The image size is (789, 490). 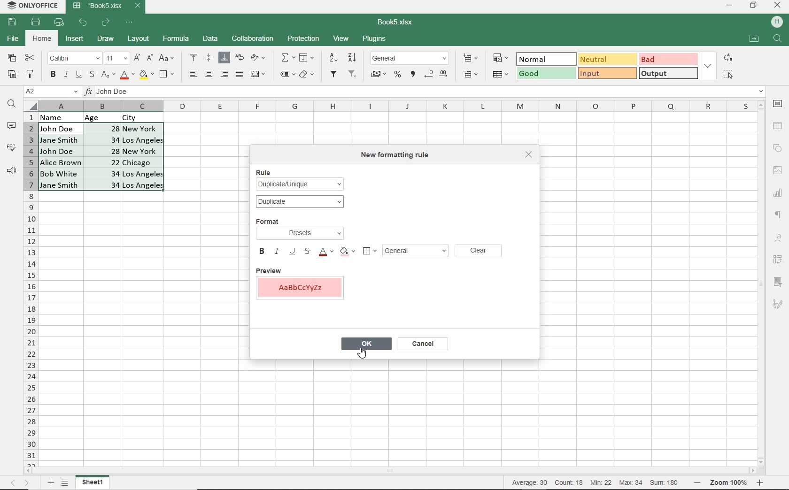 What do you see at coordinates (107, 6) in the screenshot?
I see `DOCUMENT NAME` at bounding box center [107, 6].